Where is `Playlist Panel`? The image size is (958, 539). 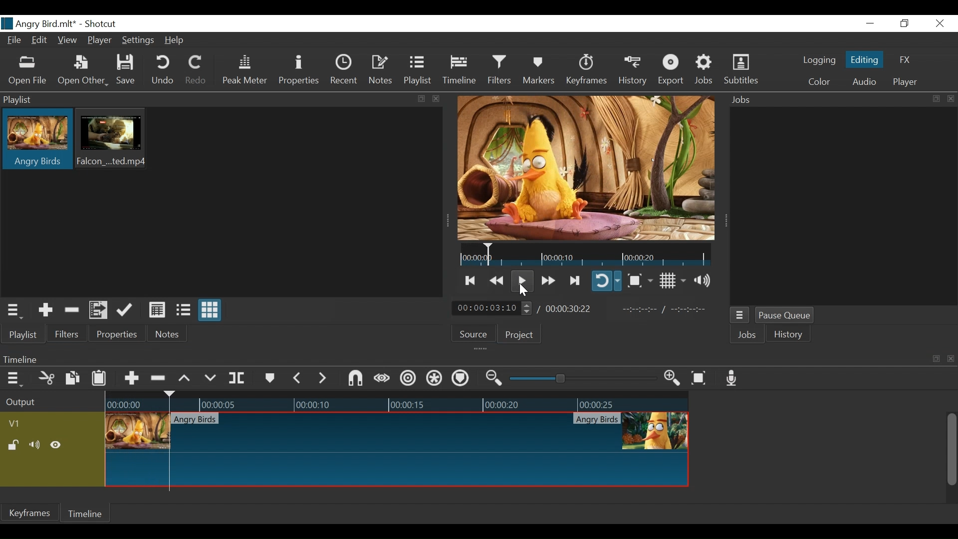 Playlist Panel is located at coordinates (219, 100).